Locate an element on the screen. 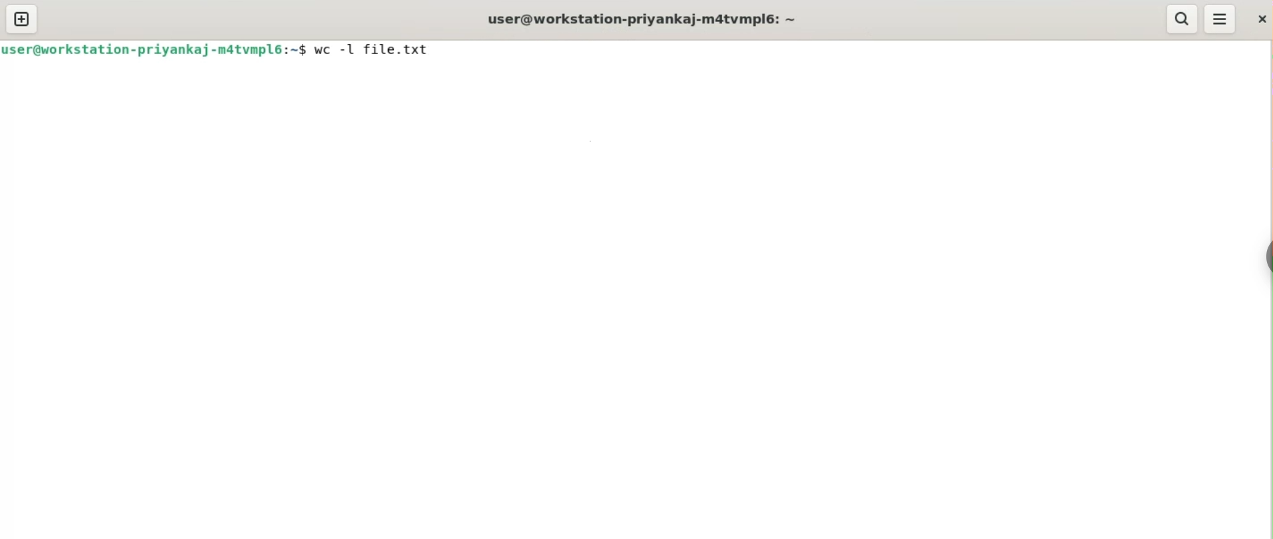 Image resolution: width=1273 pixels, height=539 pixels. user@workstation-priyankaj-m4tvmpl6: ~$ is located at coordinates (155, 49).